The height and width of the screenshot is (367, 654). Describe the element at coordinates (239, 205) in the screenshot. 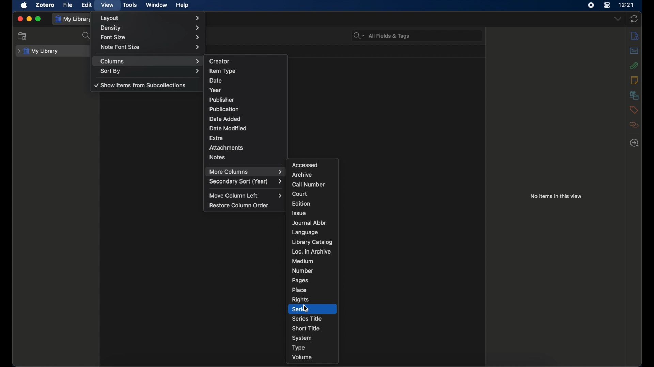

I see `restore column order` at that location.